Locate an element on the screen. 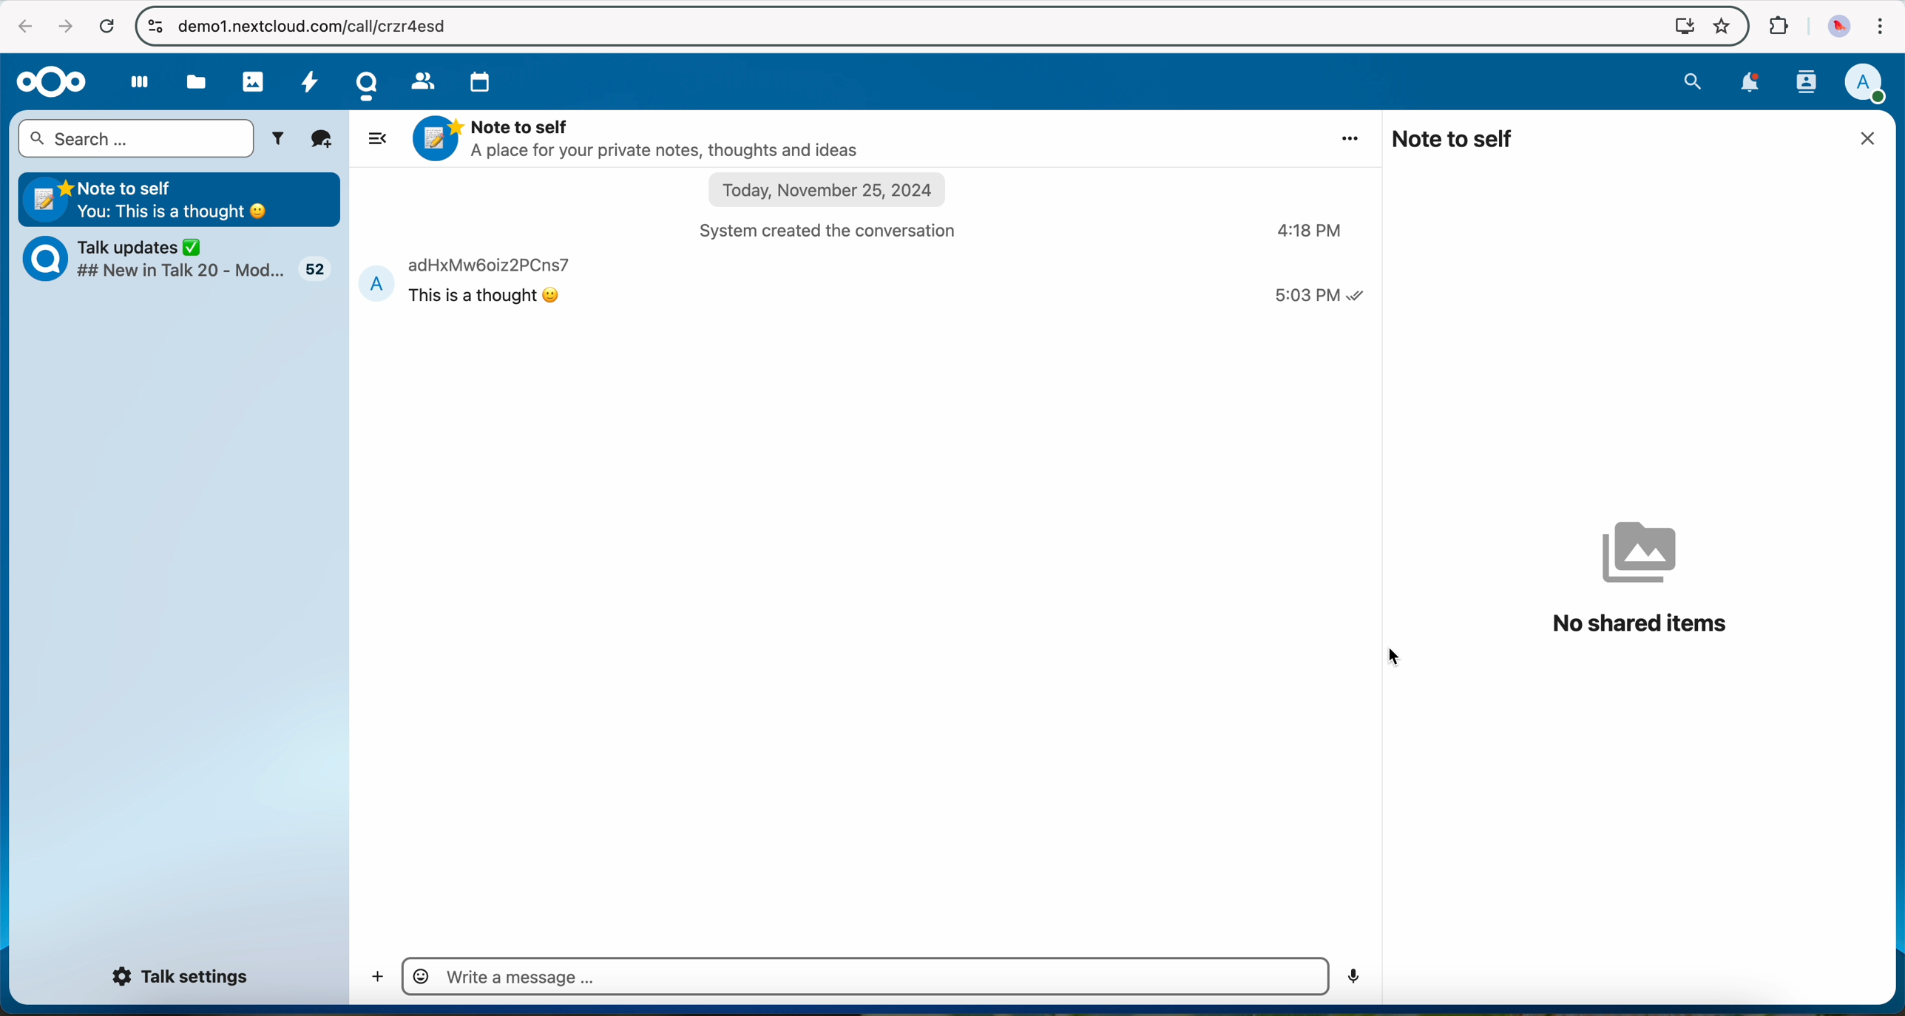 The image size is (1905, 1016). new conversation is located at coordinates (322, 140).